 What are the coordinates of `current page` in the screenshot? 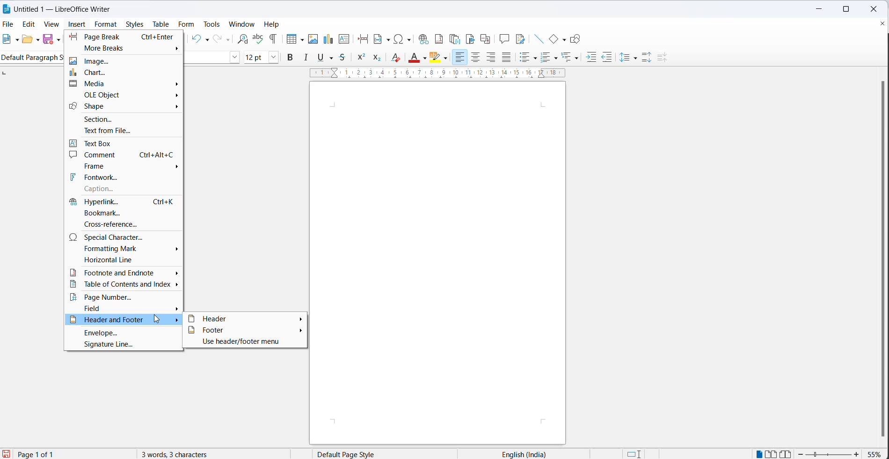 It's located at (40, 454).